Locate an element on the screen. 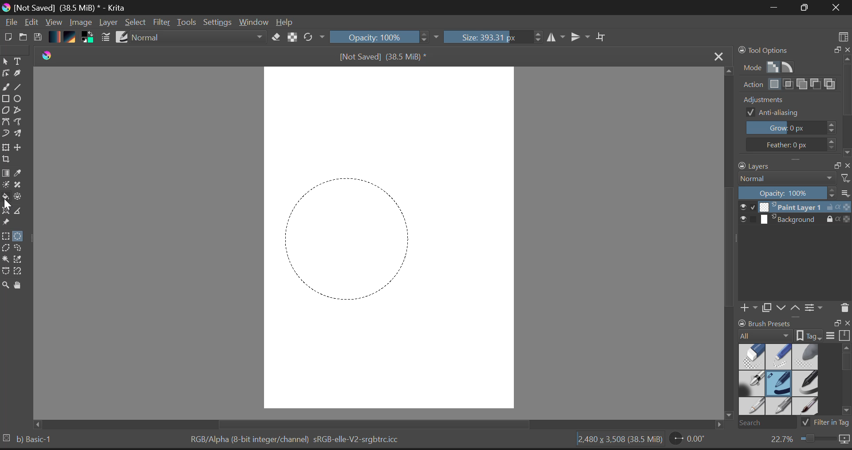  Layer is located at coordinates (108, 24).